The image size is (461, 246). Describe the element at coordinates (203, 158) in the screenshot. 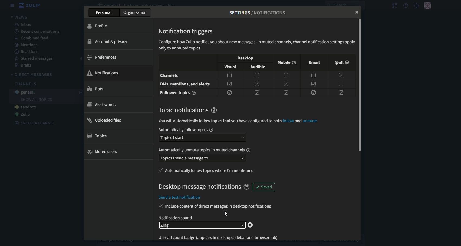

I see `text box` at that location.